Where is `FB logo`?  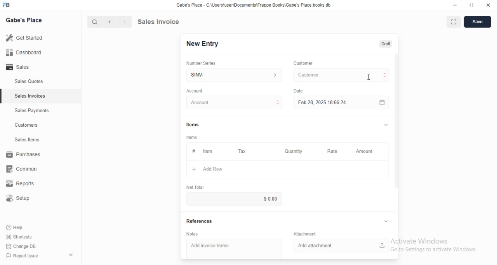 FB logo is located at coordinates (8, 5).